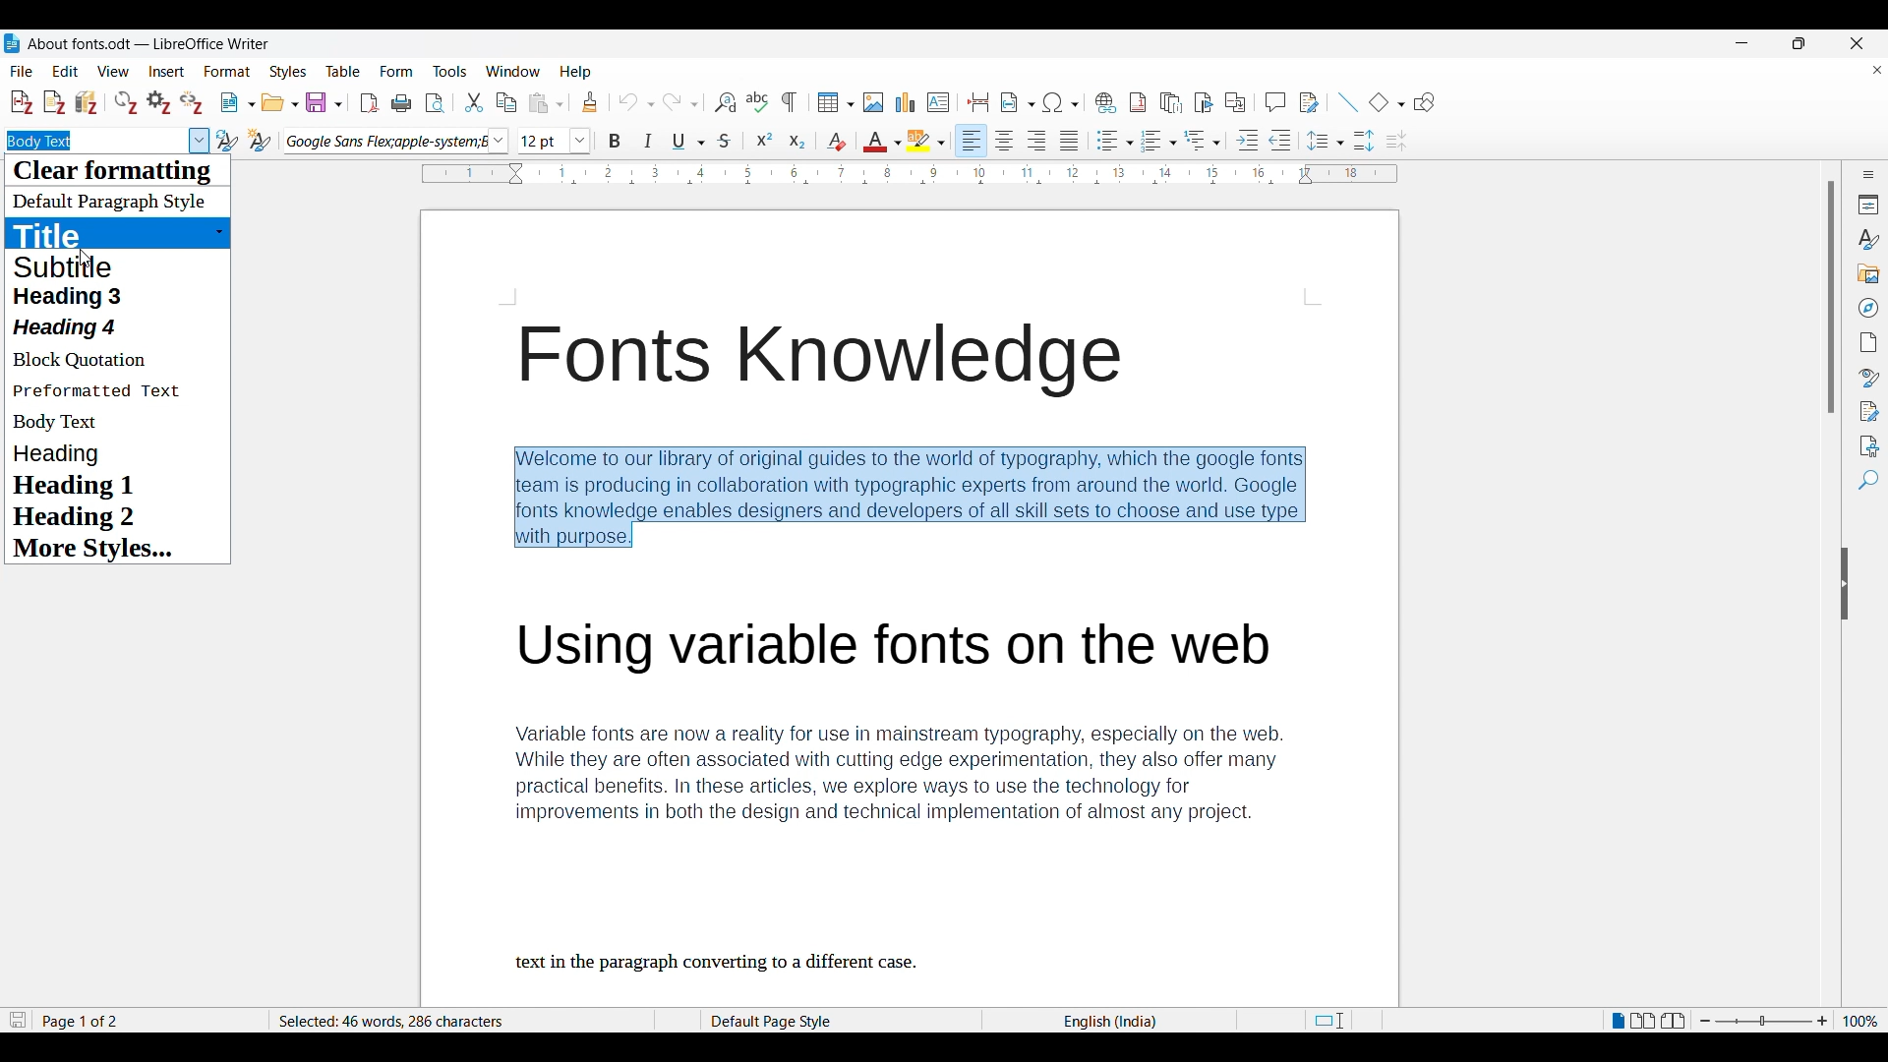  What do you see at coordinates (65, 422) in the screenshot?
I see `body text` at bounding box center [65, 422].